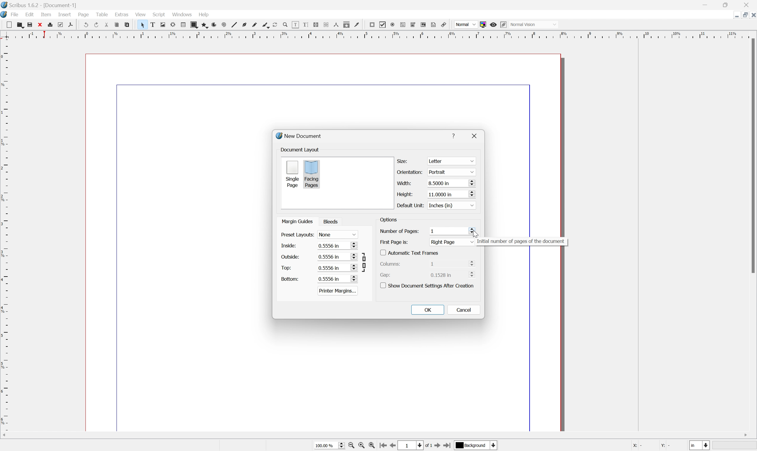 Image resolution: width=757 pixels, height=451 pixels. What do you see at coordinates (429, 285) in the screenshot?
I see `Show document settings after creation` at bounding box center [429, 285].